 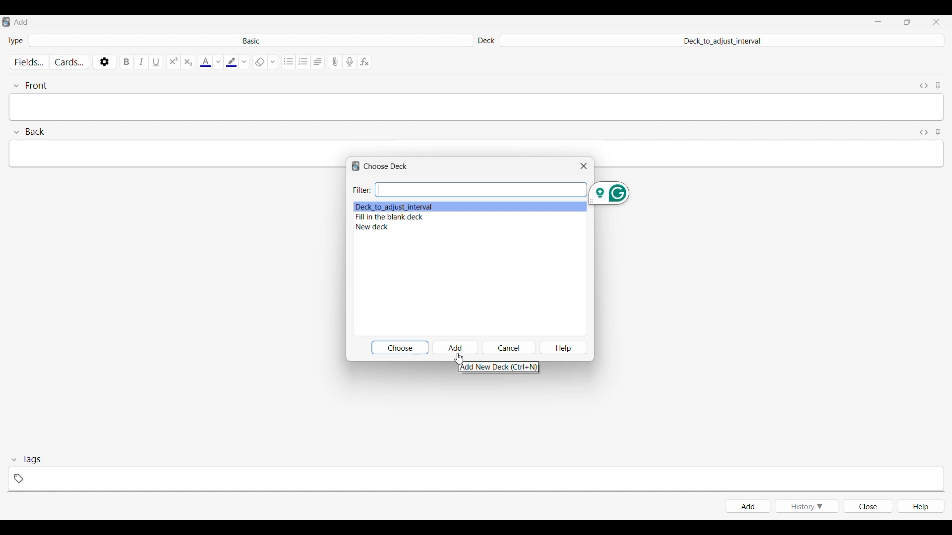 What do you see at coordinates (476, 479) in the screenshot?
I see `Click to type in tags` at bounding box center [476, 479].